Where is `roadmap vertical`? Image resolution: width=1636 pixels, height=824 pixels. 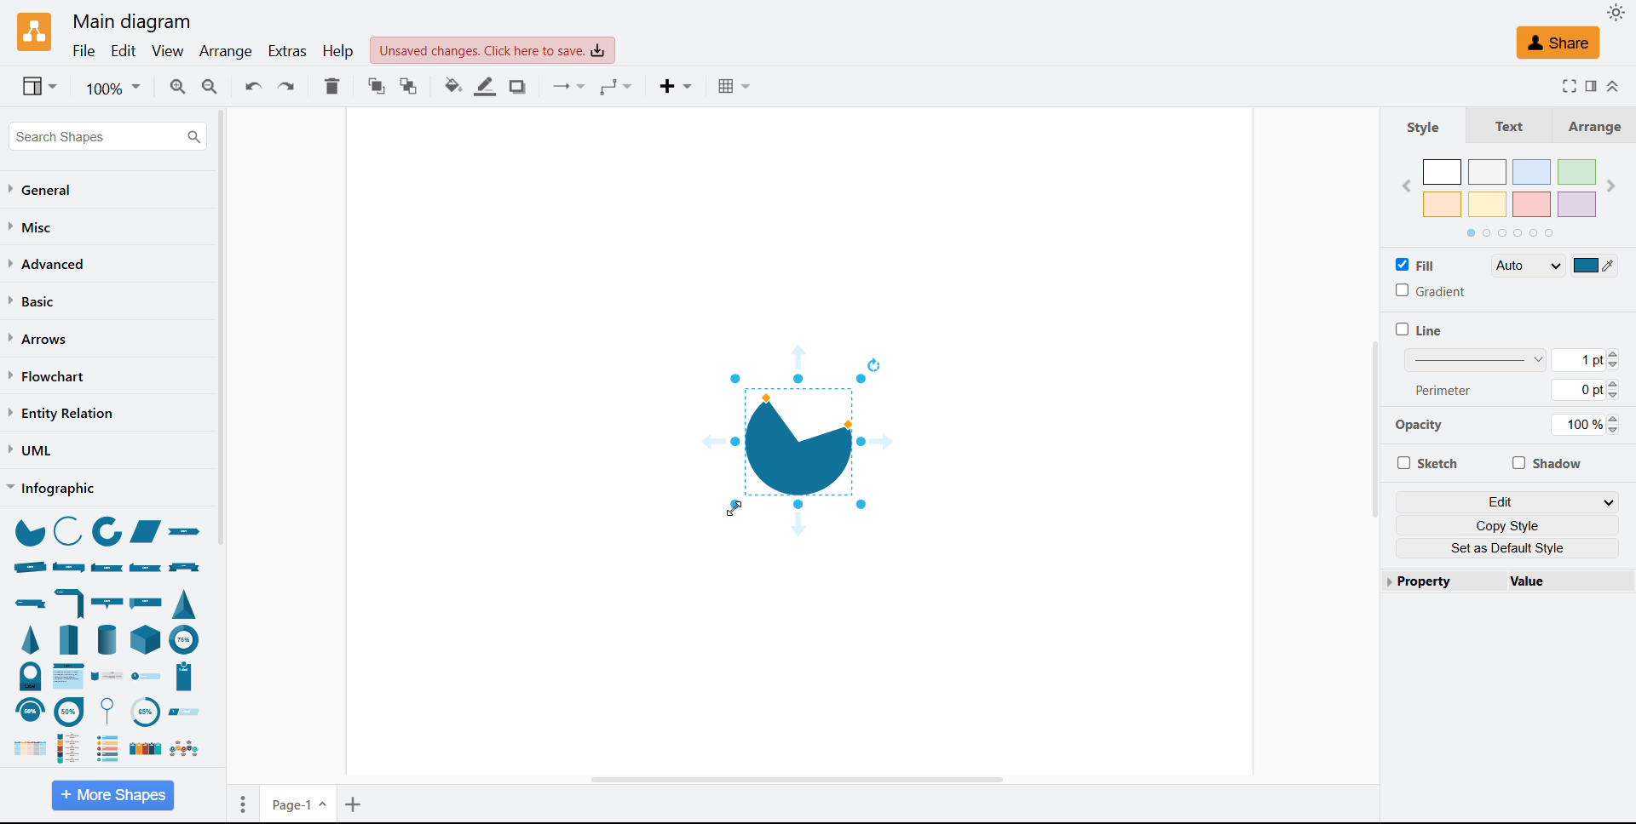
roadmap vertical is located at coordinates (74, 747).